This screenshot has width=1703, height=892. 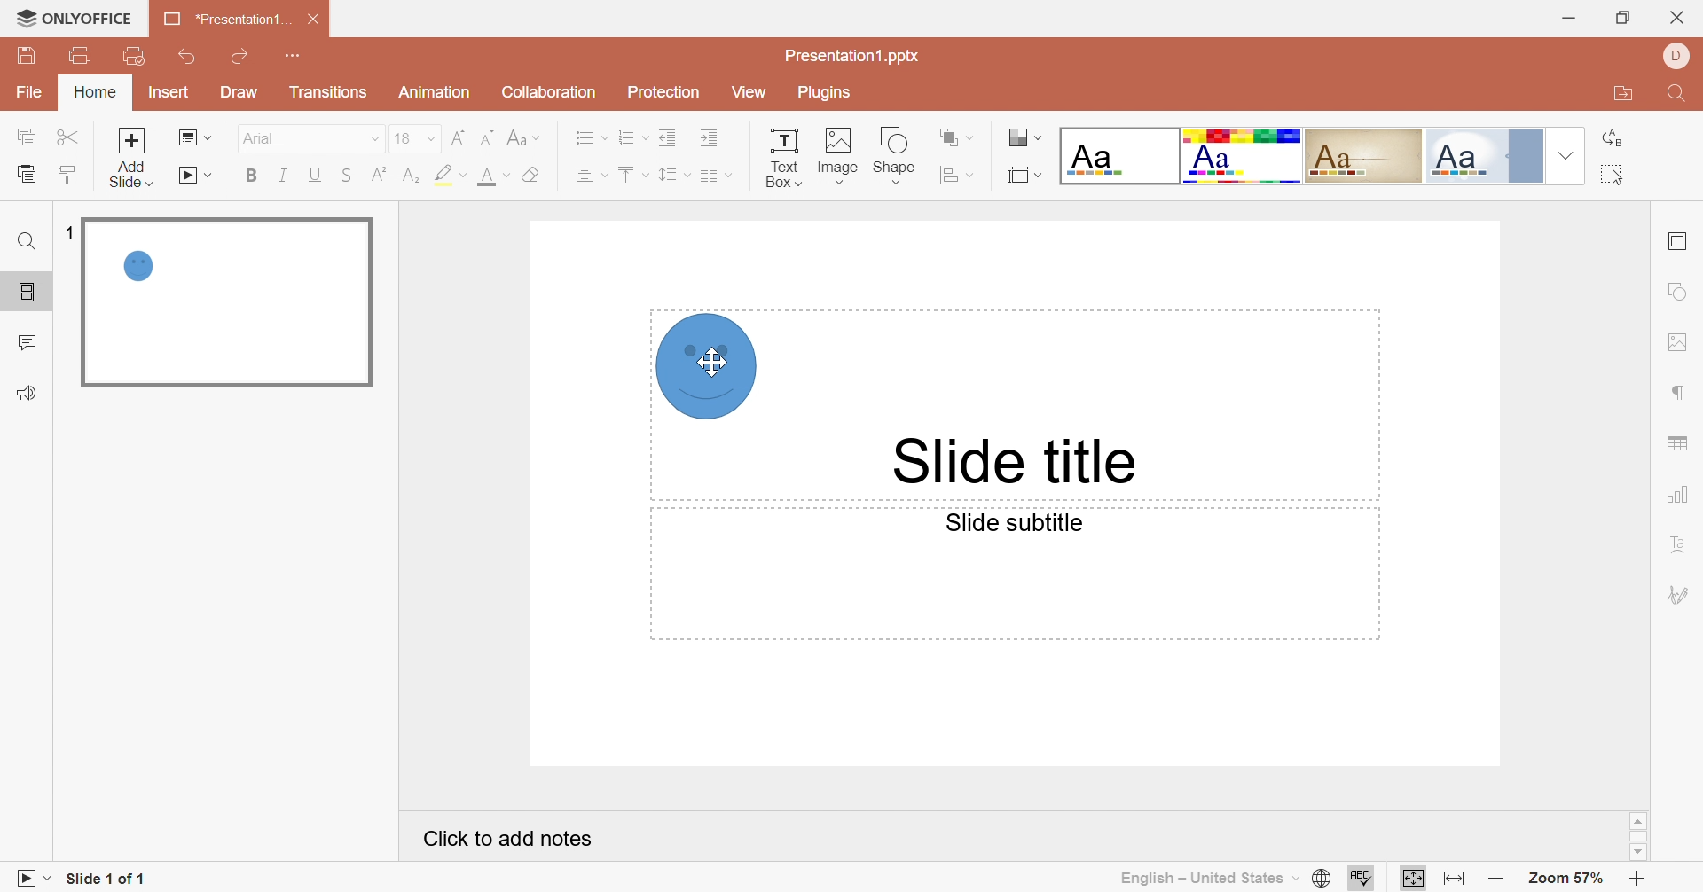 What do you see at coordinates (1621, 20) in the screenshot?
I see `Restore Down` at bounding box center [1621, 20].